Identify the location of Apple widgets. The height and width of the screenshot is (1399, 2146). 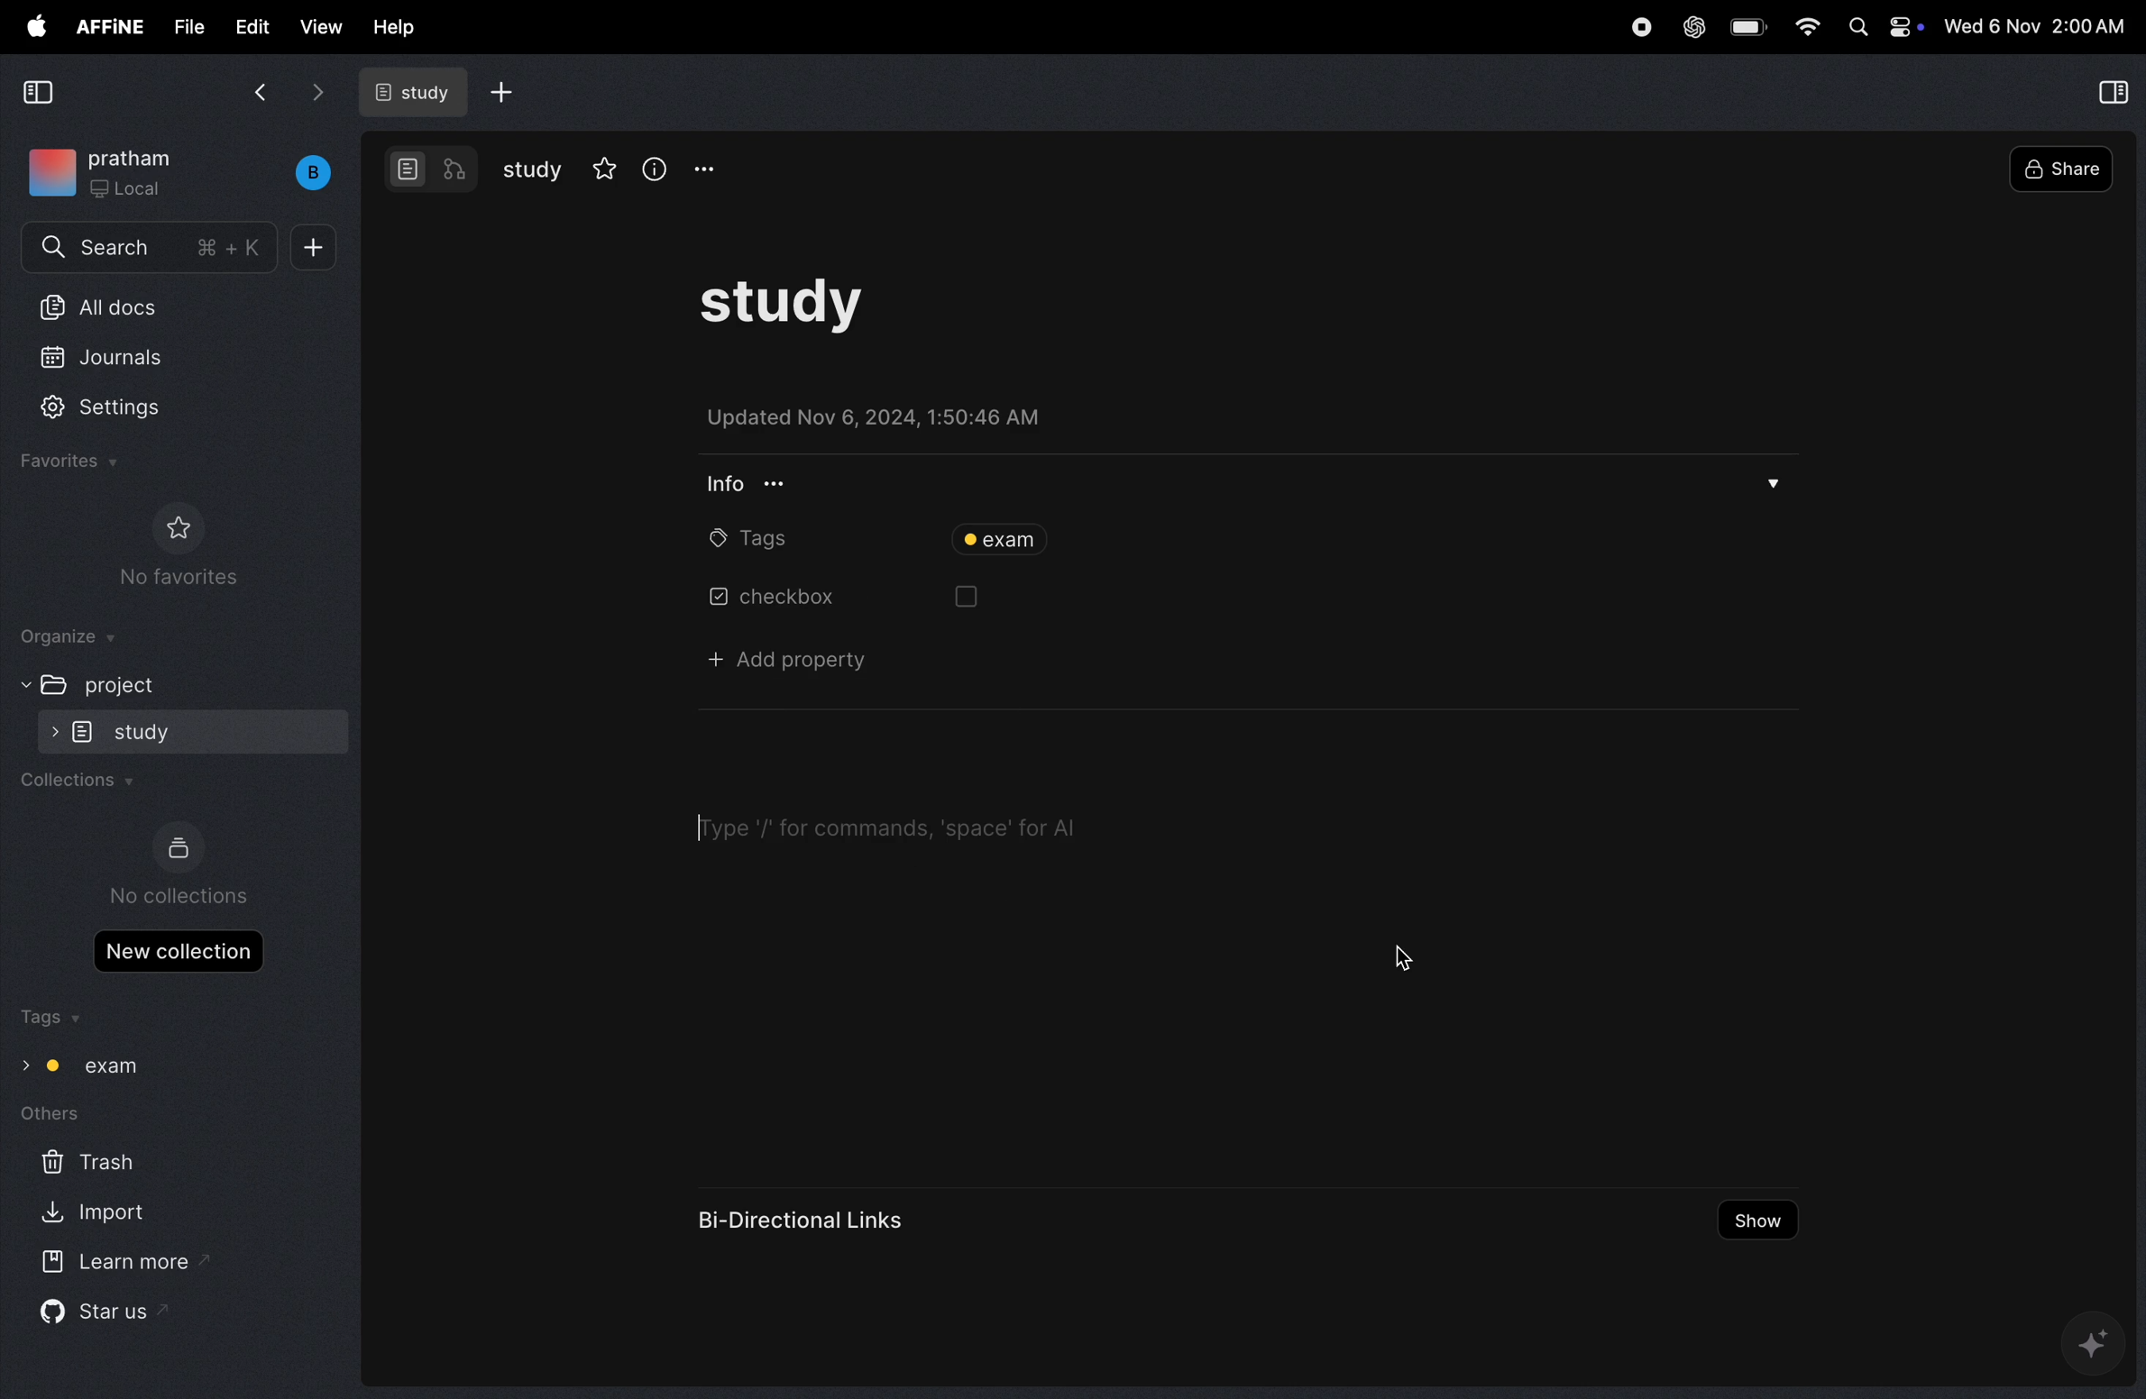
(1882, 31).